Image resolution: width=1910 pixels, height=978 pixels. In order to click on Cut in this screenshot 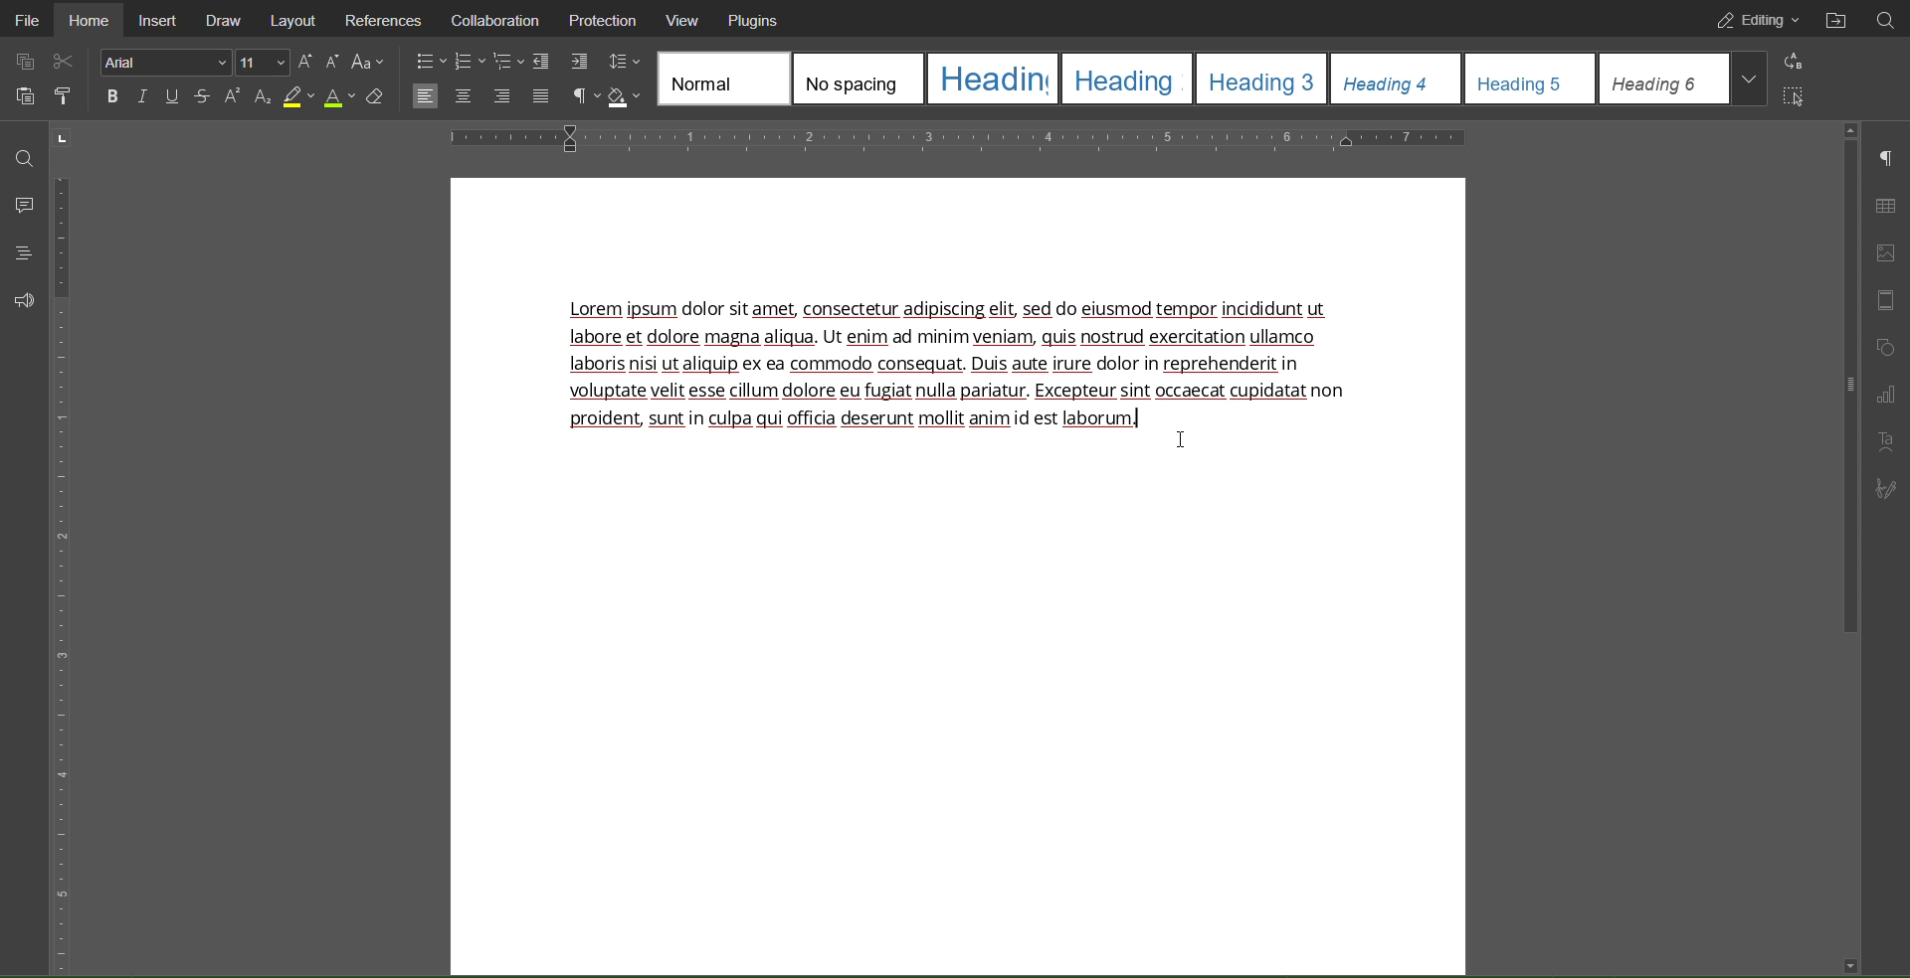, I will do `click(68, 63)`.